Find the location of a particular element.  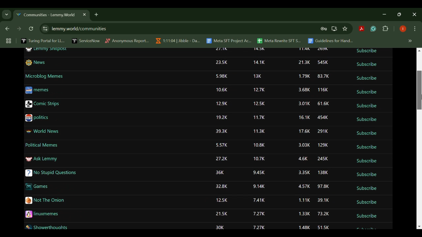

9.14K is located at coordinates (258, 186).